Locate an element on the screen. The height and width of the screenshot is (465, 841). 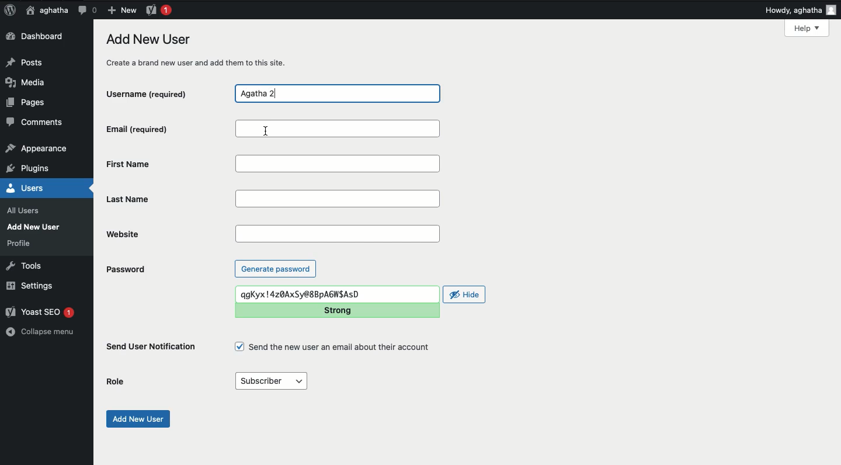
Users is located at coordinates (37, 188).